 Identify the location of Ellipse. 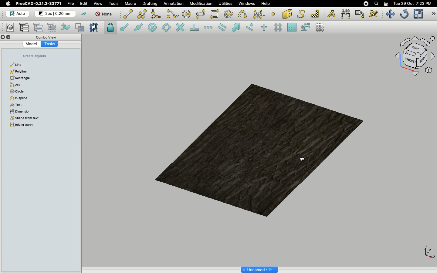
(200, 14).